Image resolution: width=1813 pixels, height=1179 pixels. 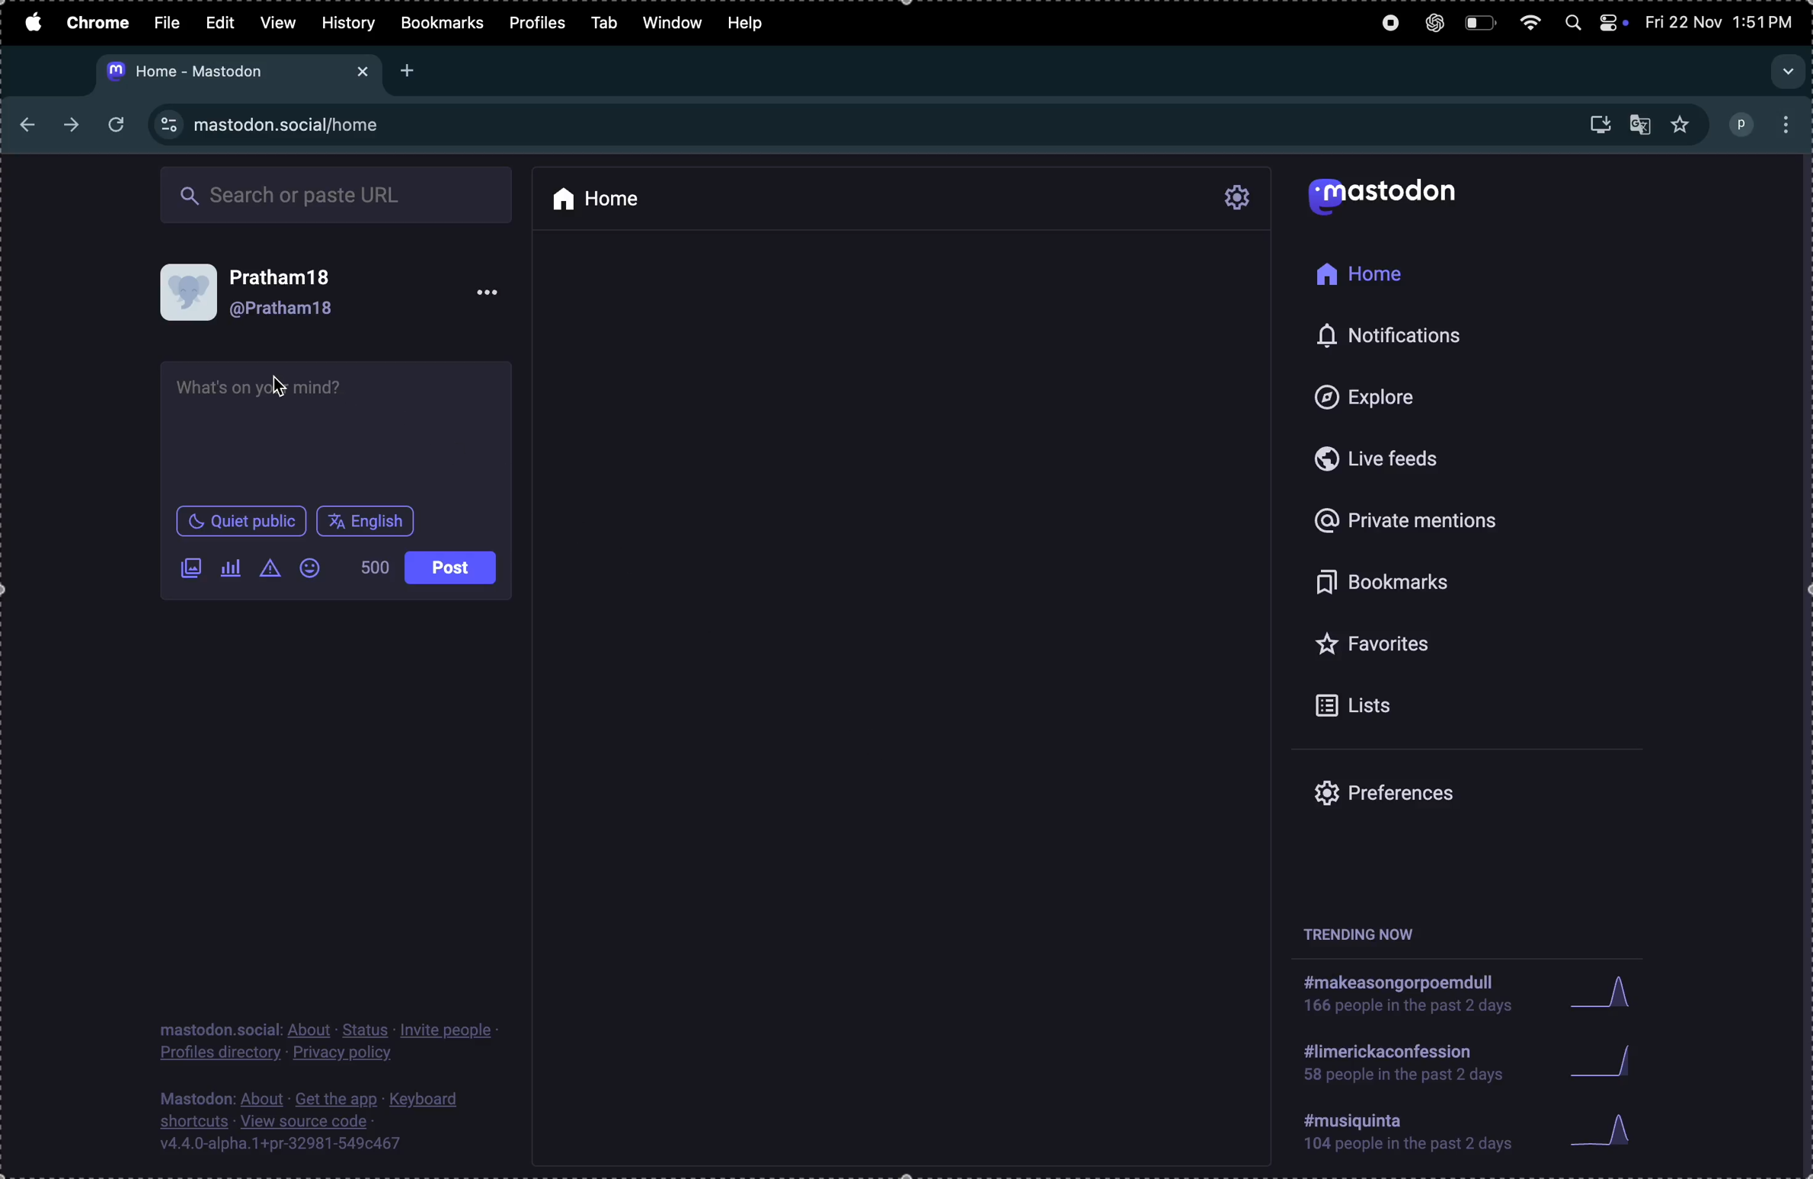 What do you see at coordinates (95, 22) in the screenshot?
I see `chrome` at bounding box center [95, 22].